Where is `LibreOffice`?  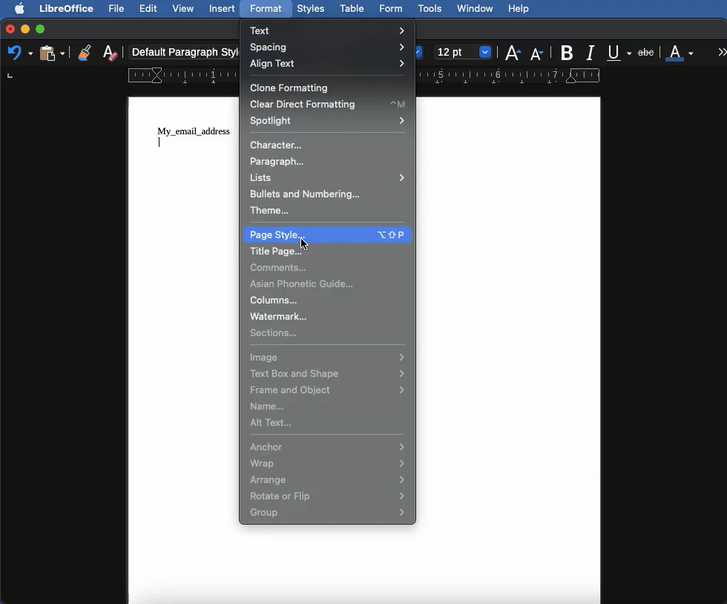 LibreOffice is located at coordinates (66, 8).